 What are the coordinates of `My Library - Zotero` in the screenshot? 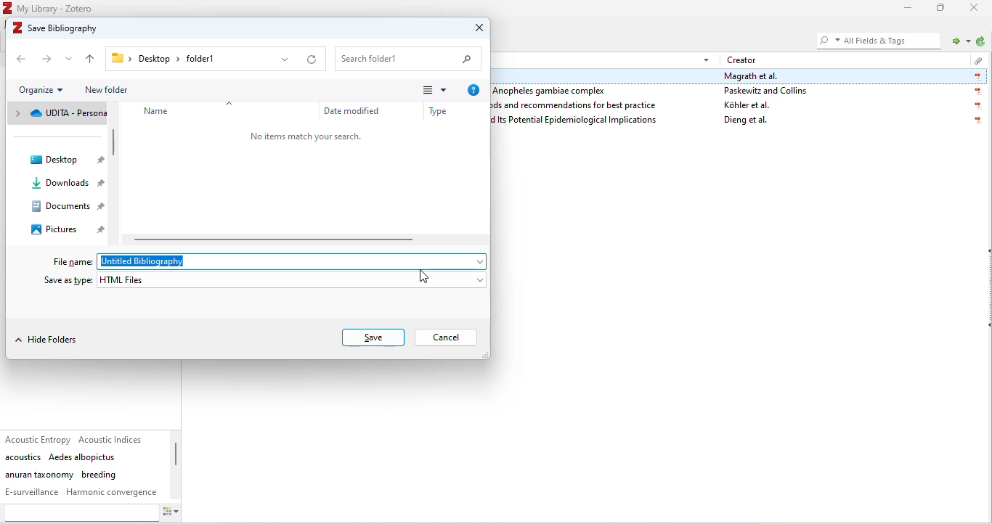 It's located at (57, 8).